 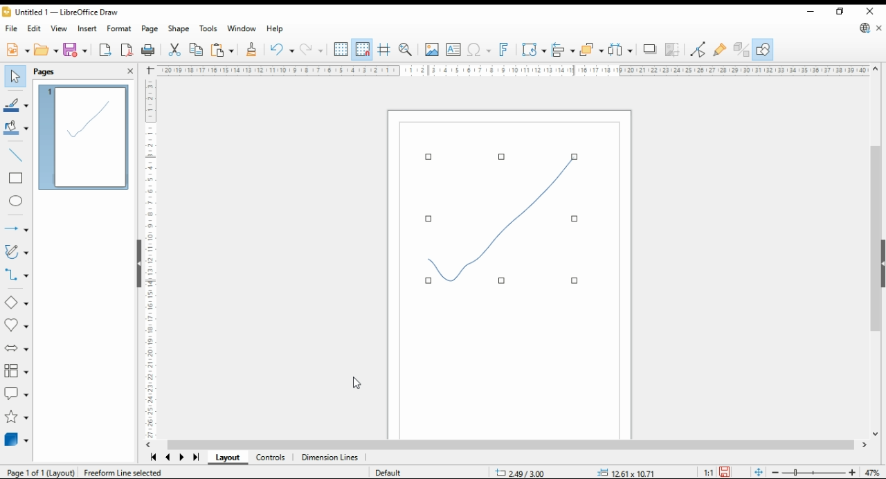 What do you see at coordinates (145, 260) in the screenshot?
I see `ruler` at bounding box center [145, 260].